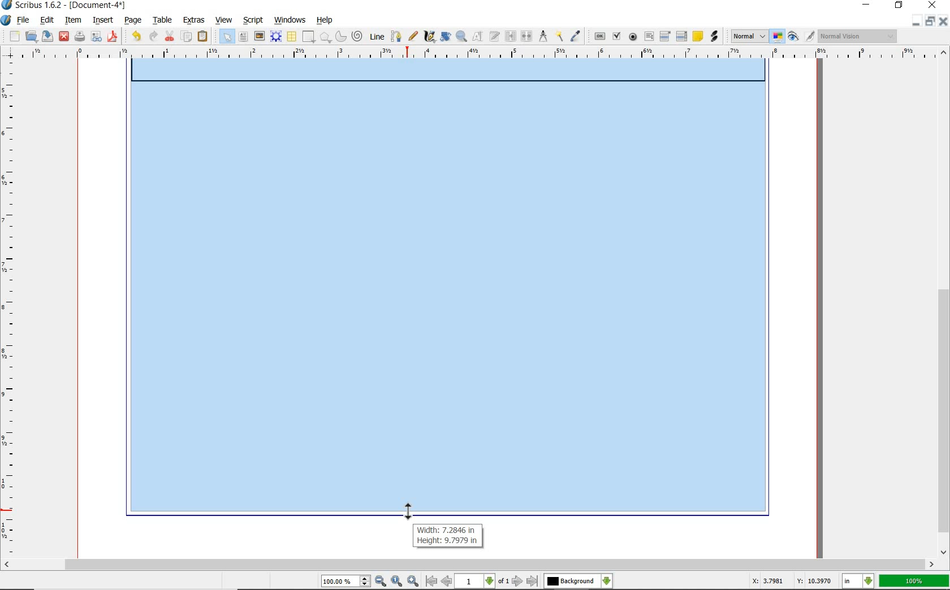 The image size is (950, 590). What do you see at coordinates (397, 35) in the screenshot?
I see `Bezier curve` at bounding box center [397, 35].